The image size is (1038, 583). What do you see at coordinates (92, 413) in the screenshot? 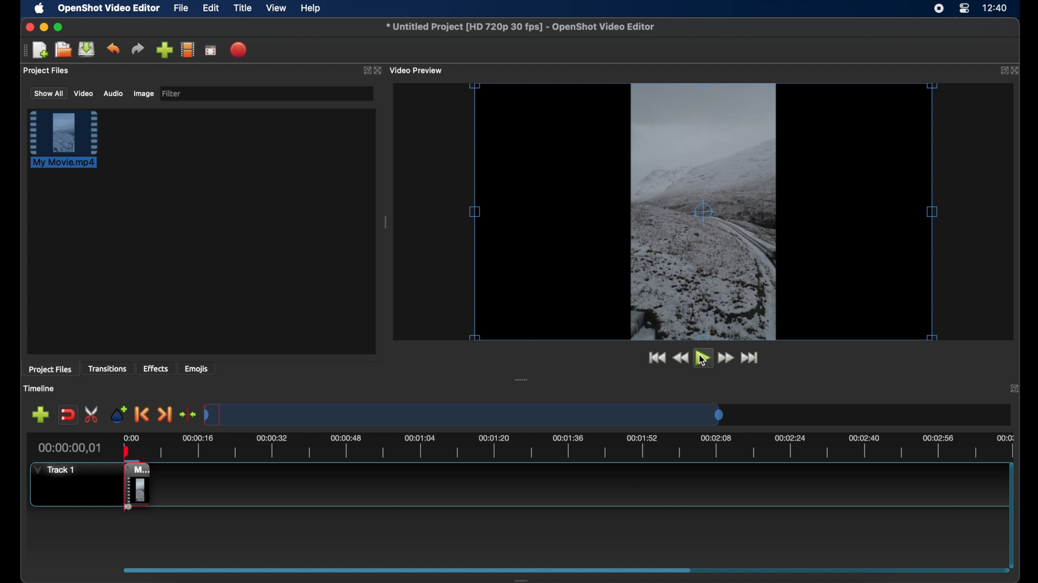
I see `enable razor` at bounding box center [92, 413].